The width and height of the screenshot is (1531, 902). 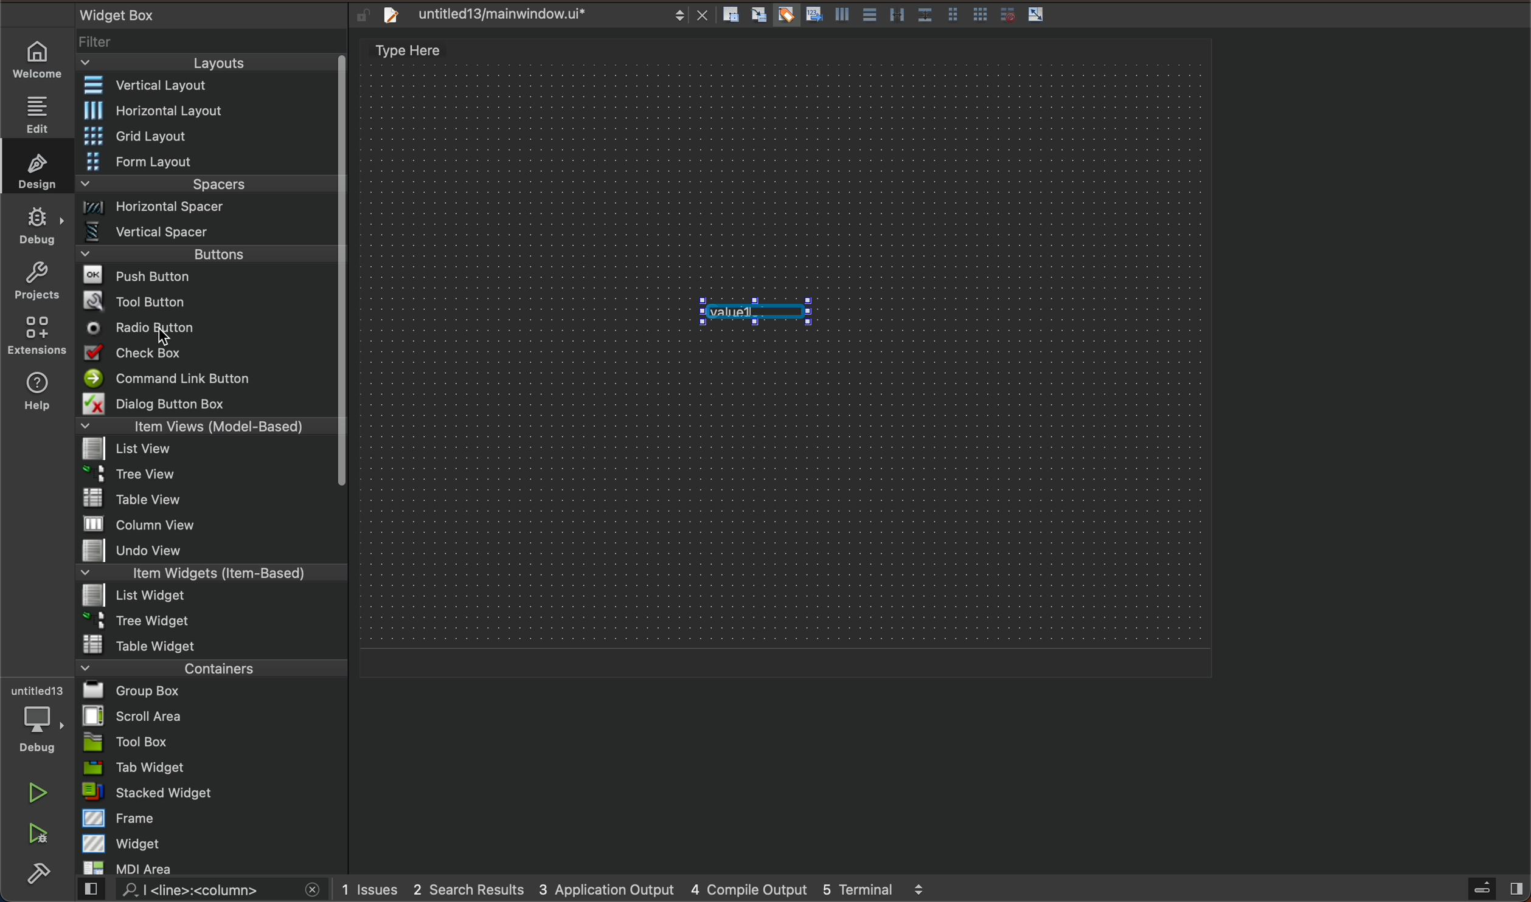 What do you see at coordinates (207, 278) in the screenshot?
I see `push button` at bounding box center [207, 278].